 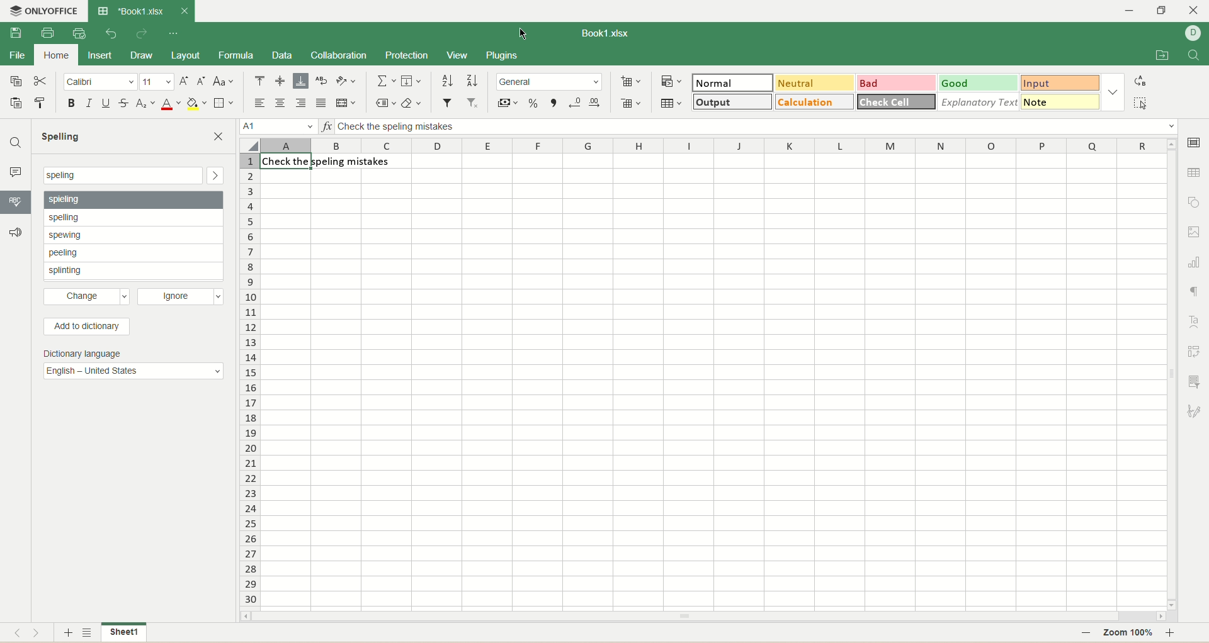 I want to click on paste, so click(x=16, y=103).